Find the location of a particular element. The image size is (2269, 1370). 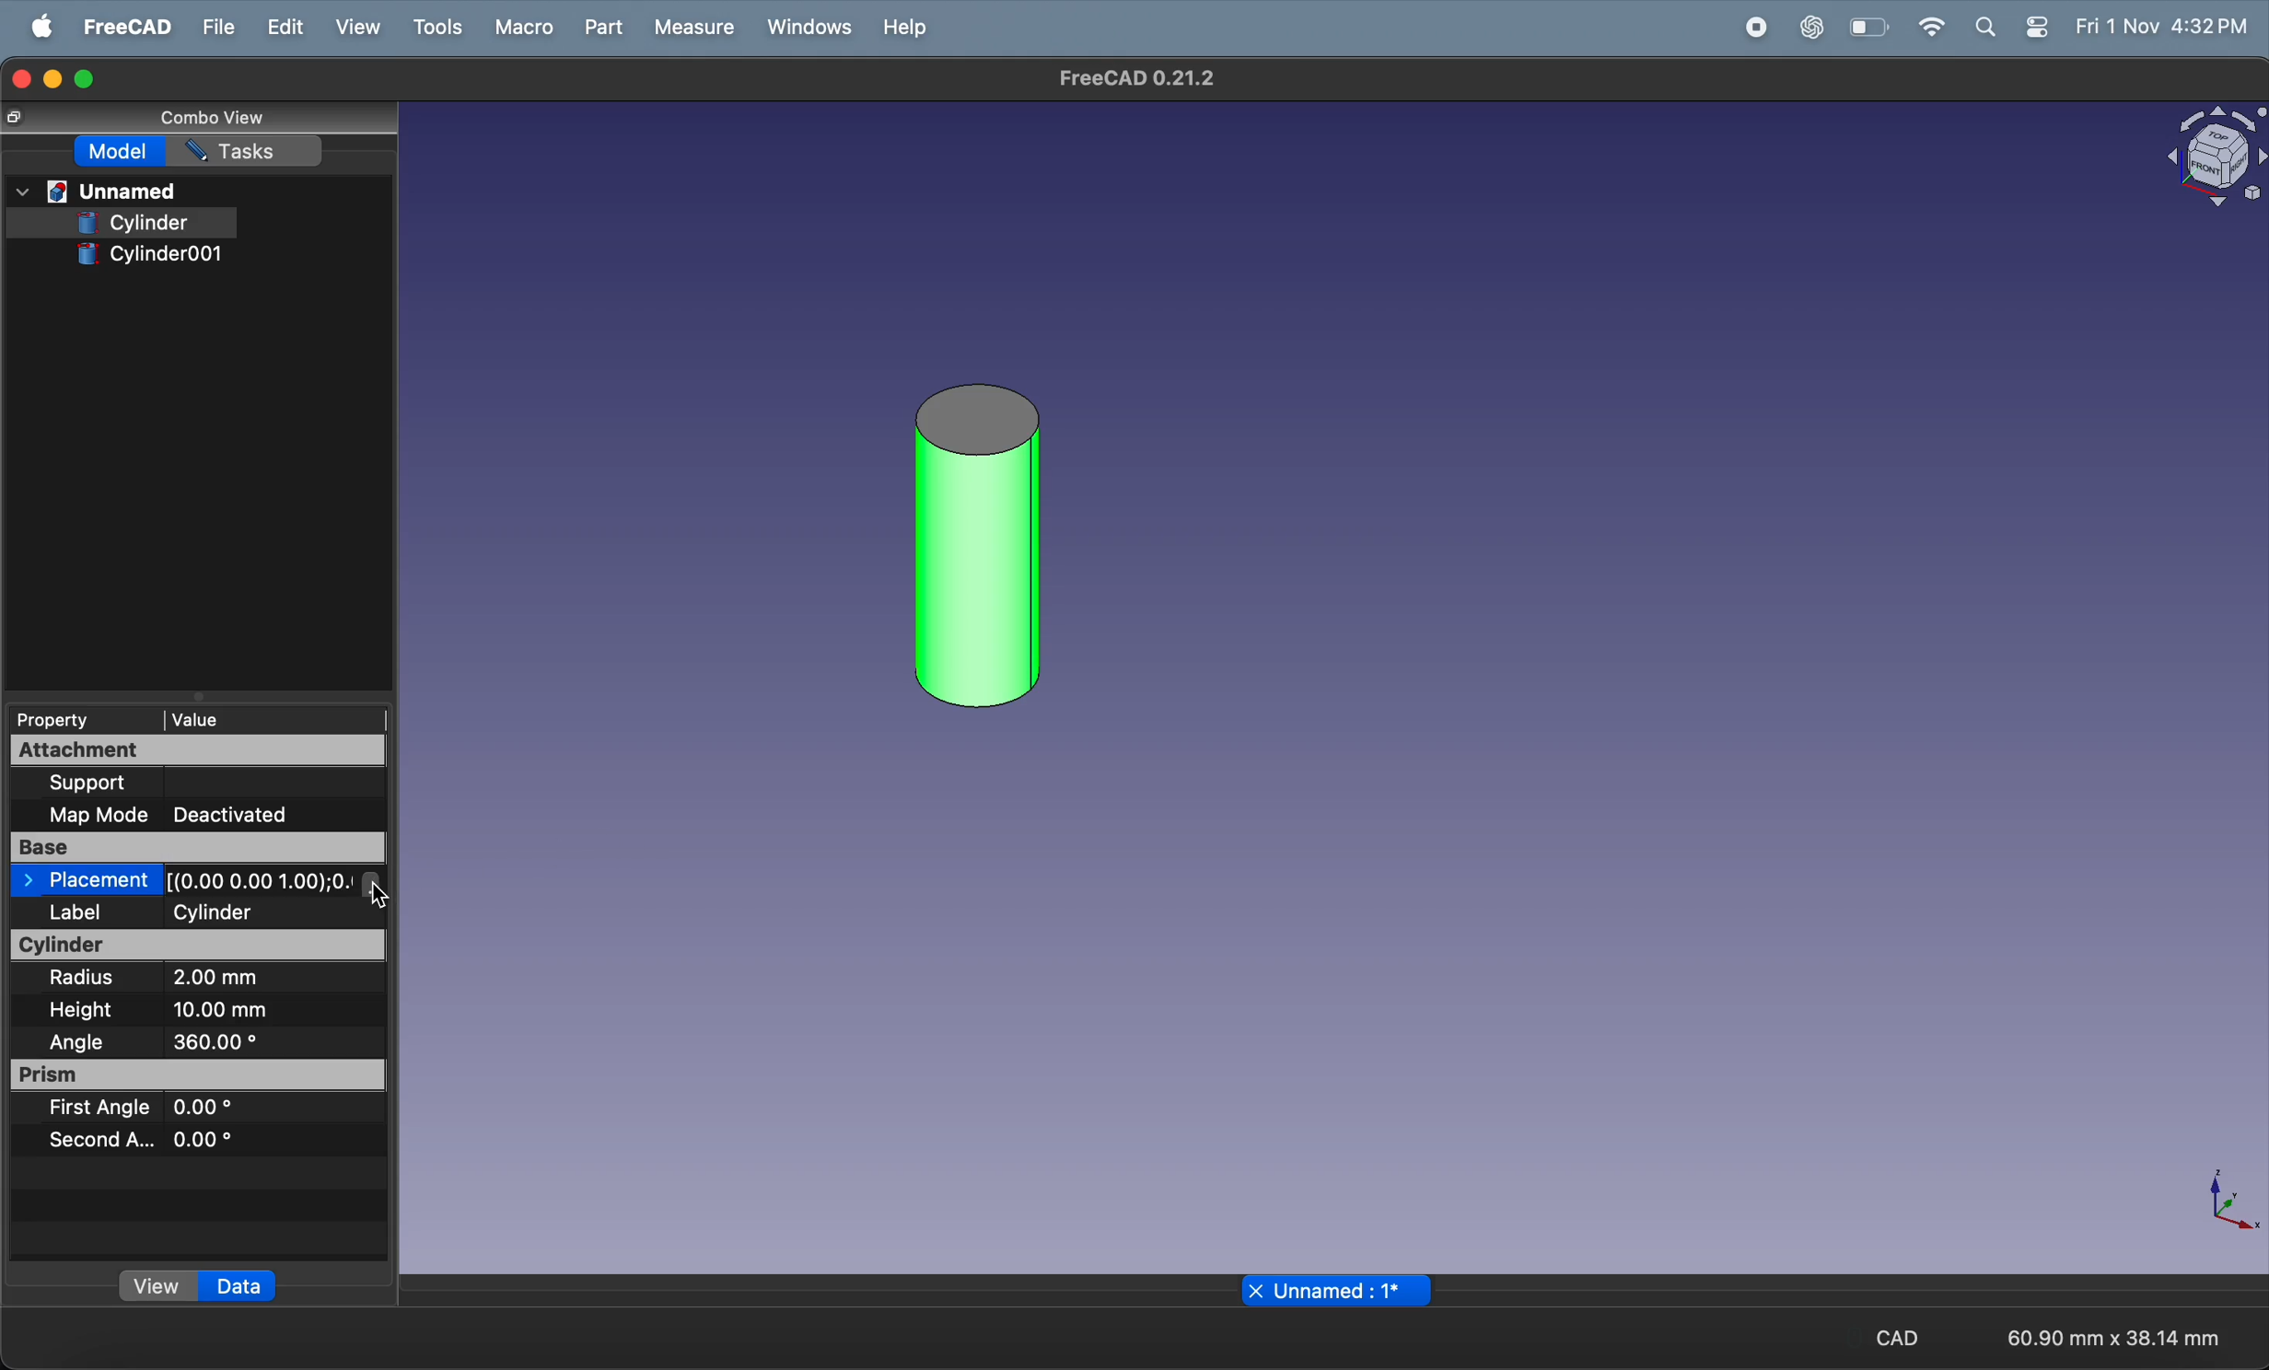

prism is located at coordinates (202, 1075).